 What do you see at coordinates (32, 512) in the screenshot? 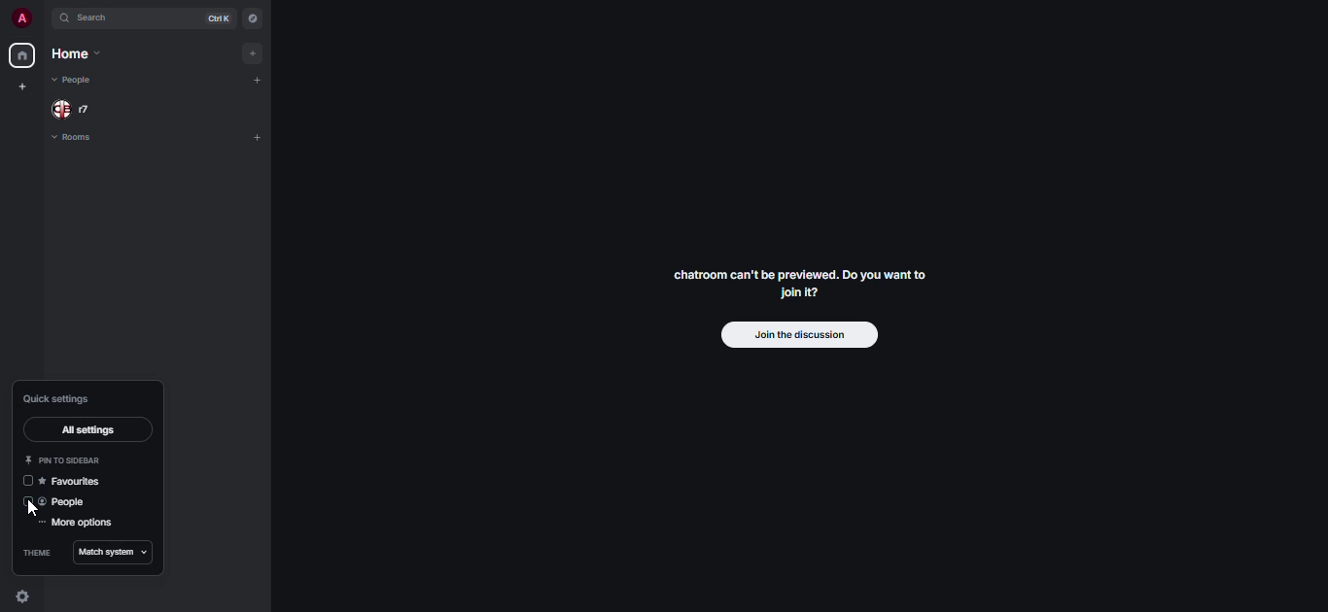
I see `cursor` at bounding box center [32, 512].